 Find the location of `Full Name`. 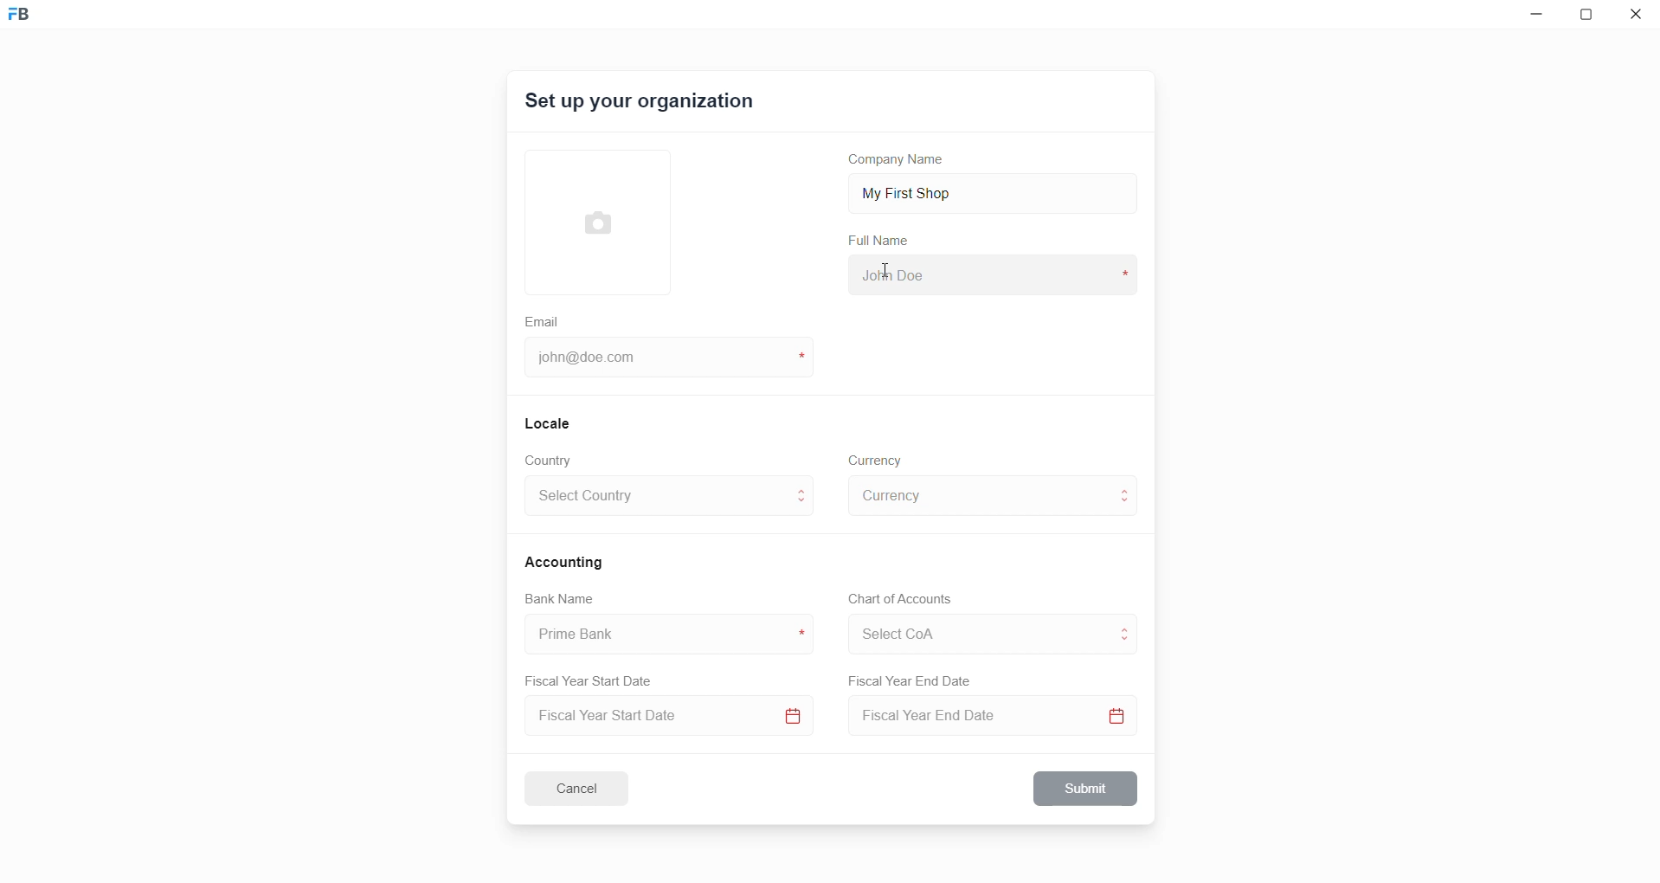

Full Name is located at coordinates (880, 241).